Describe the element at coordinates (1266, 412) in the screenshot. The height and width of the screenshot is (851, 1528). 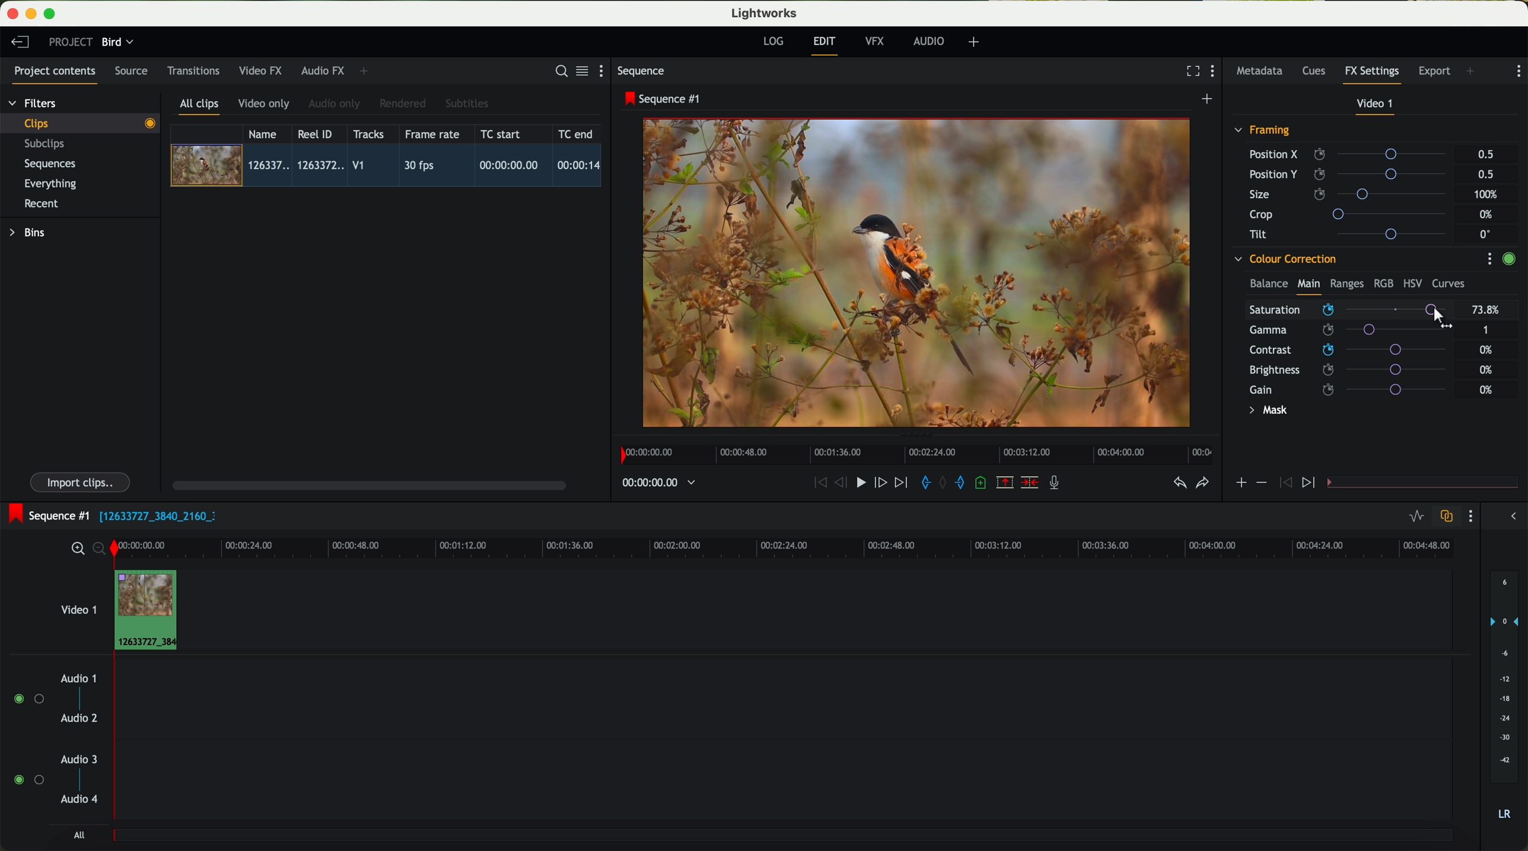
I see `mask` at that location.